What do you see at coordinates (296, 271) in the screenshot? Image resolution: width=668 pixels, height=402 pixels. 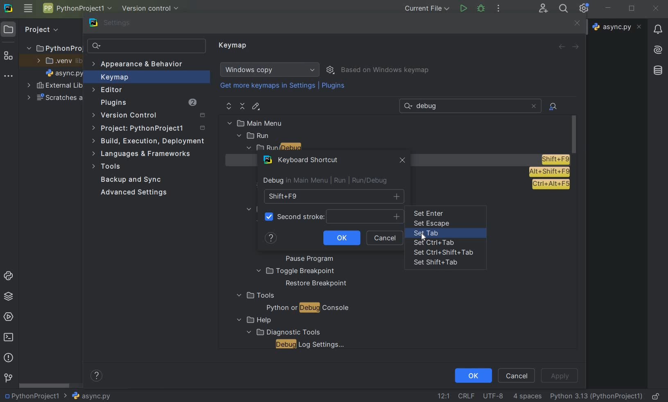 I see `toggle breakpoint` at bounding box center [296, 271].